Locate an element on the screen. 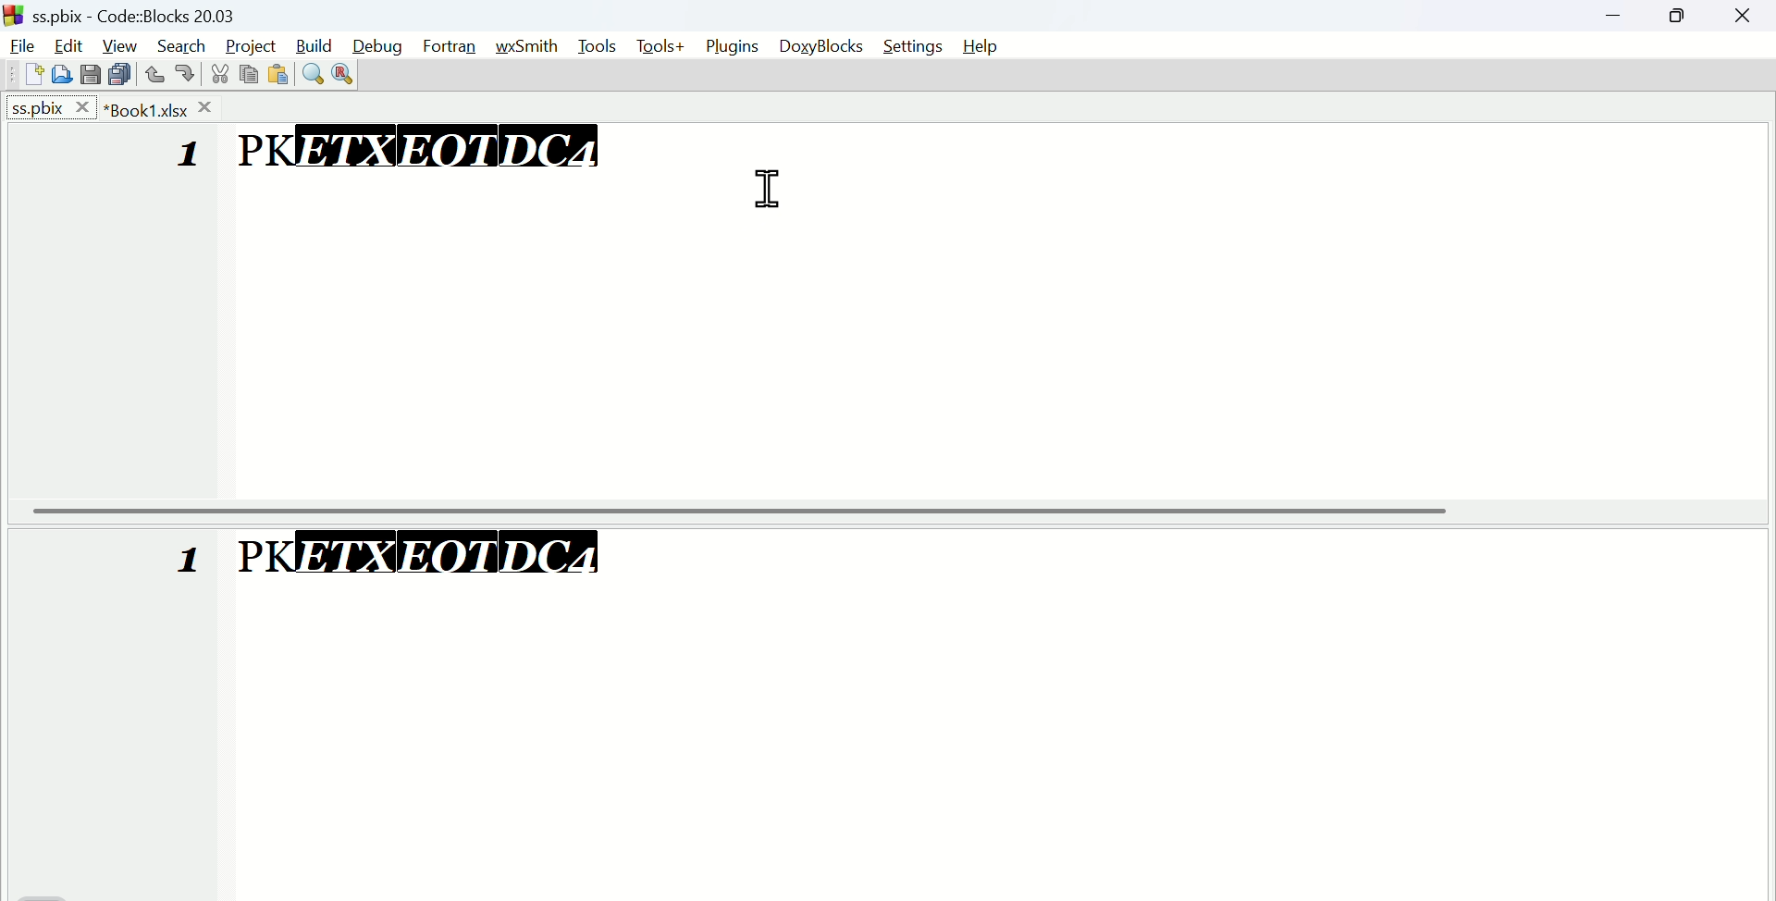  Cut is located at coordinates (216, 73).